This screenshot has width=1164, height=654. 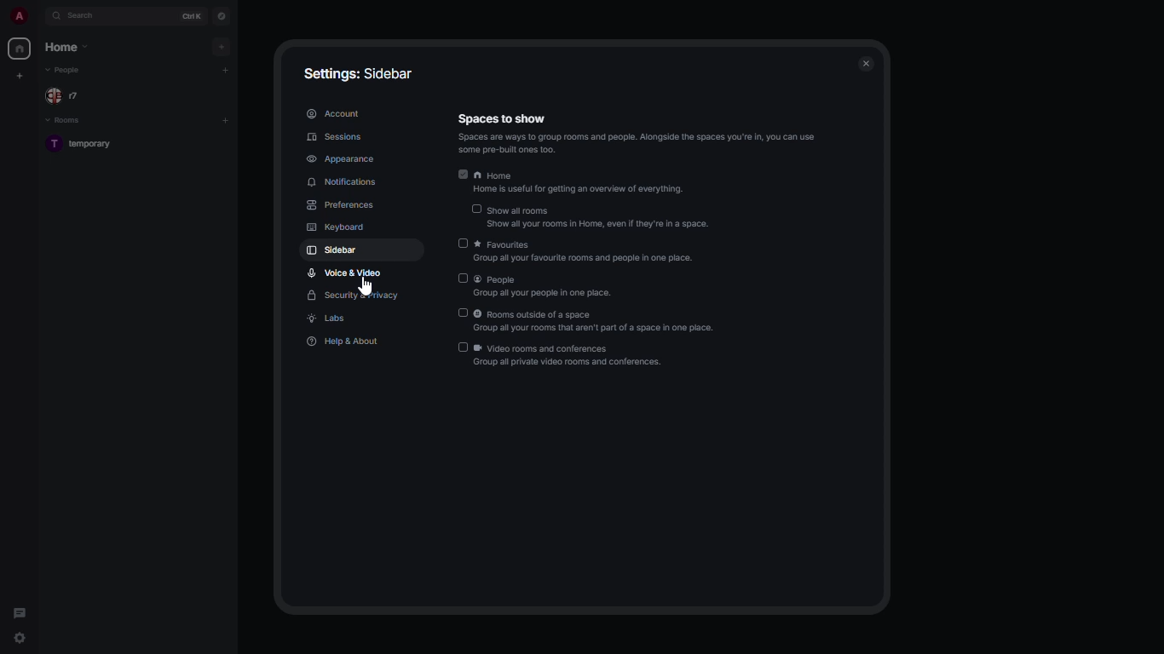 I want to click on people, so click(x=66, y=70).